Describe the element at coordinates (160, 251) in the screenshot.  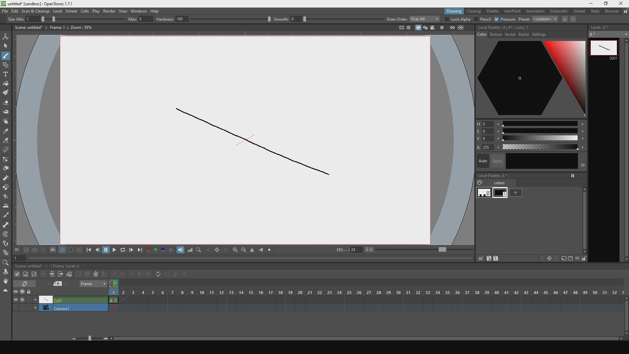
I see `palette colors` at that location.